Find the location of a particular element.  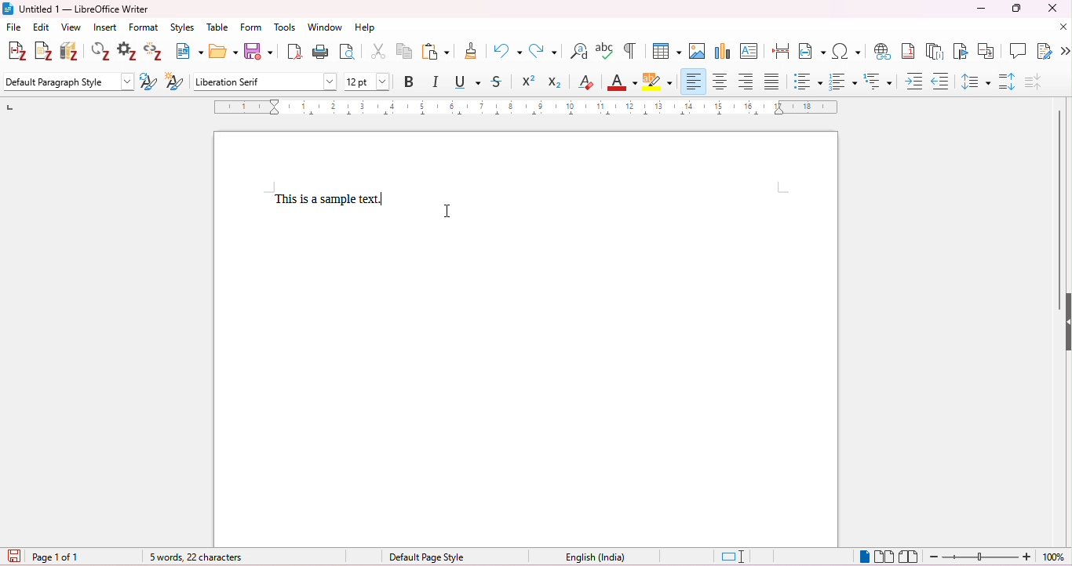

default page style is located at coordinates (426, 557).